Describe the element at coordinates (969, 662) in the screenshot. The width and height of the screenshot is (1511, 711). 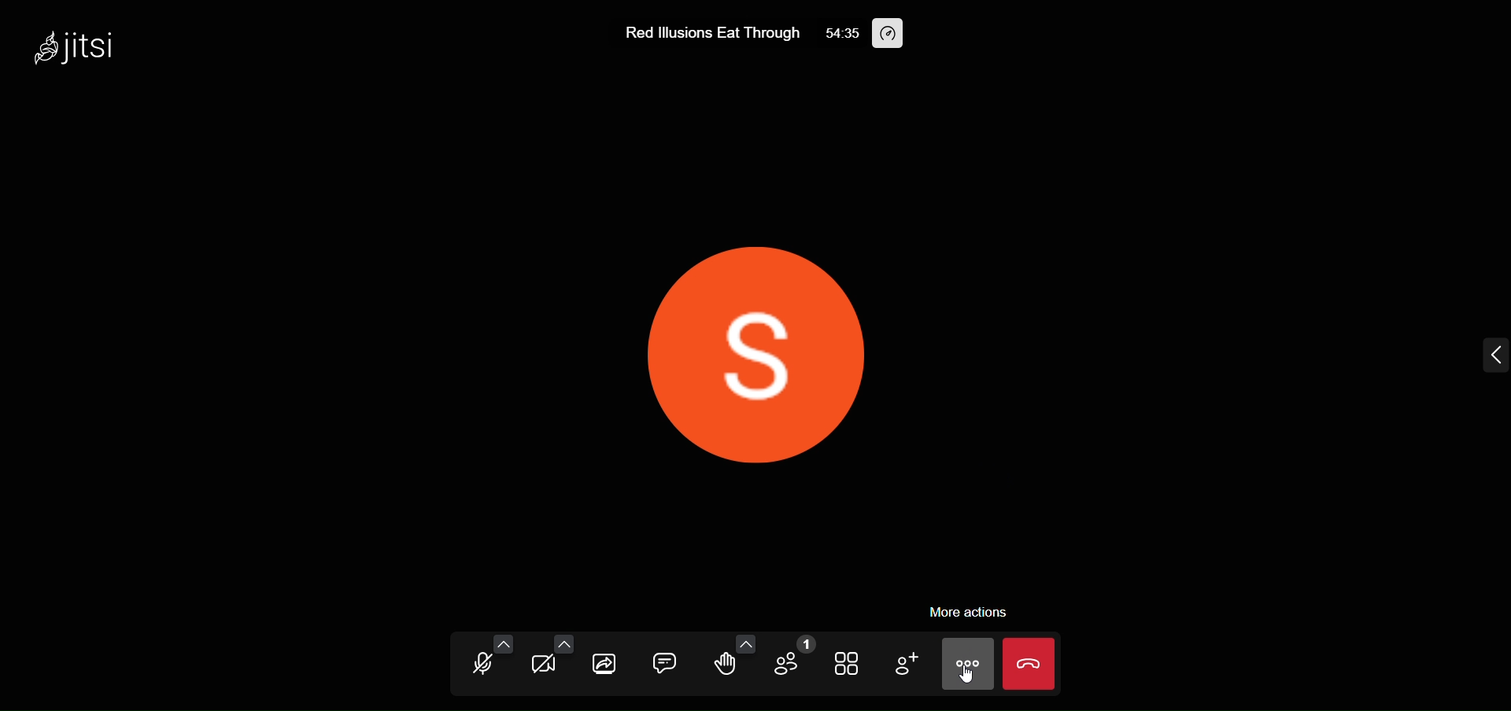
I see `more` at that location.